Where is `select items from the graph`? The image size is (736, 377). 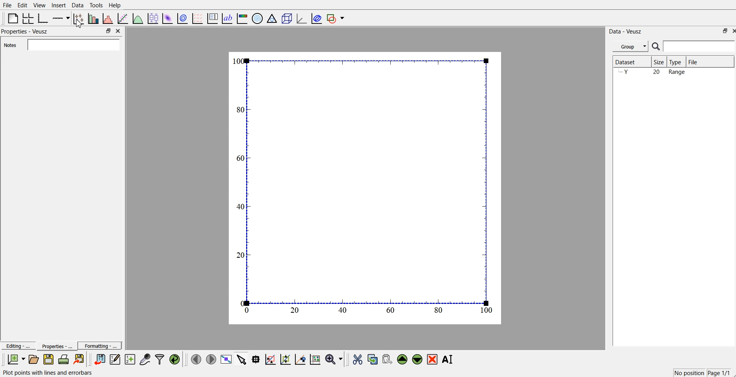 select items from the graph is located at coordinates (243, 359).